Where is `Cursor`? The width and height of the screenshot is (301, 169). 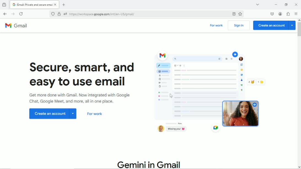 Cursor is located at coordinates (172, 96).